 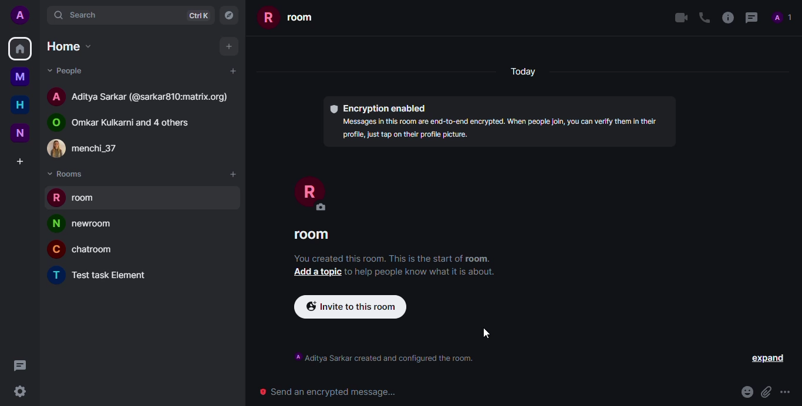 What do you see at coordinates (22, 104) in the screenshot?
I see `home` at bounding box center [22, 104].